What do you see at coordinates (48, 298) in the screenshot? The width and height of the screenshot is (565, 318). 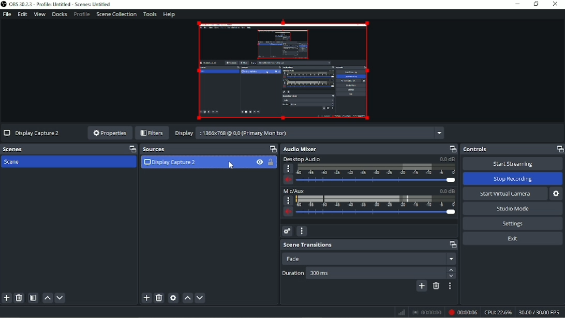 I see `Move scene up` at bounding box center [48, 298].